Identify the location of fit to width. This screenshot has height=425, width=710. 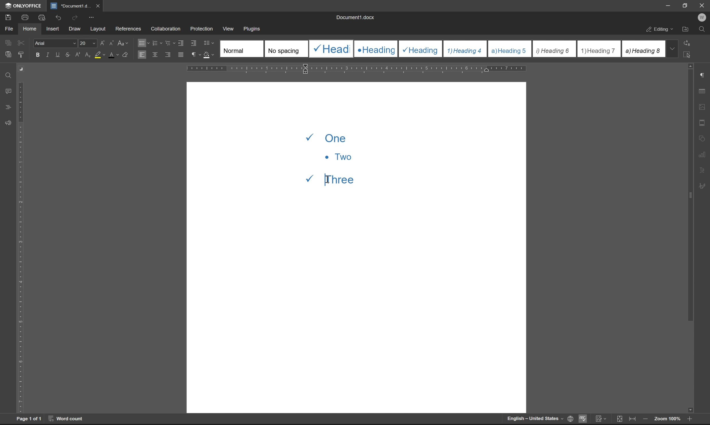
(632, 419).